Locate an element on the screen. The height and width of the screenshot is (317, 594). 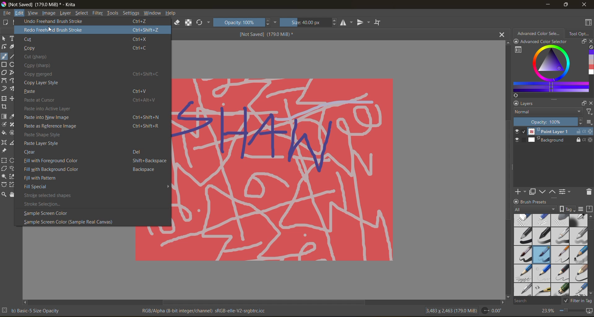
Advanced color selector is located at coordinates (545, 42).